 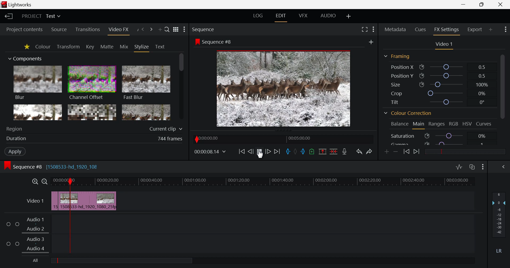 What do you see at coordinates (503, 98) in the screenshot?
I see `Scroll Bar` at bounding box center [503, 98].